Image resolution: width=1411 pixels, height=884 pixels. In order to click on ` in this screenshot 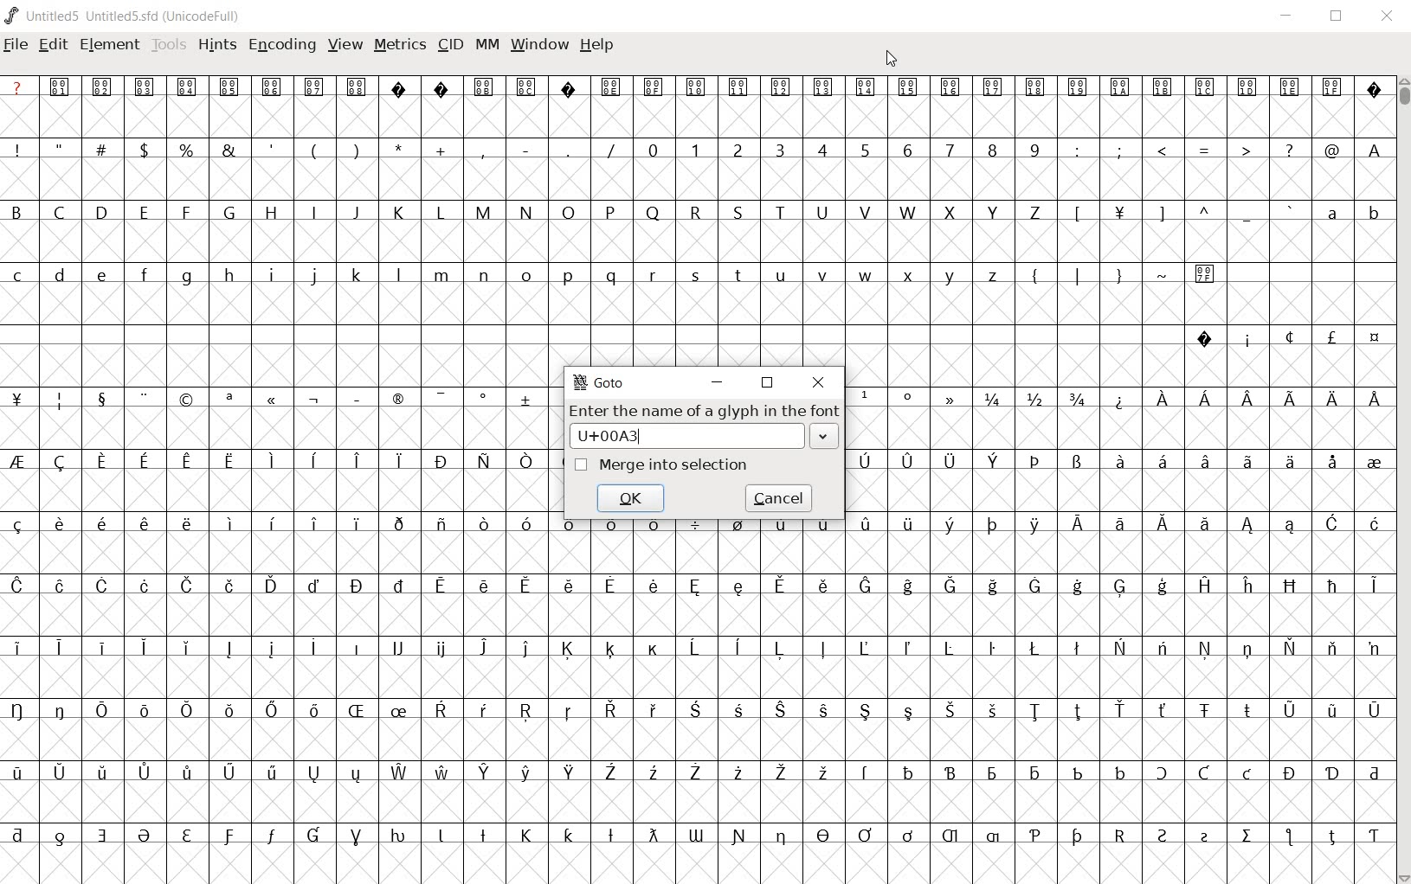, I will do `click(1288, 212)`.